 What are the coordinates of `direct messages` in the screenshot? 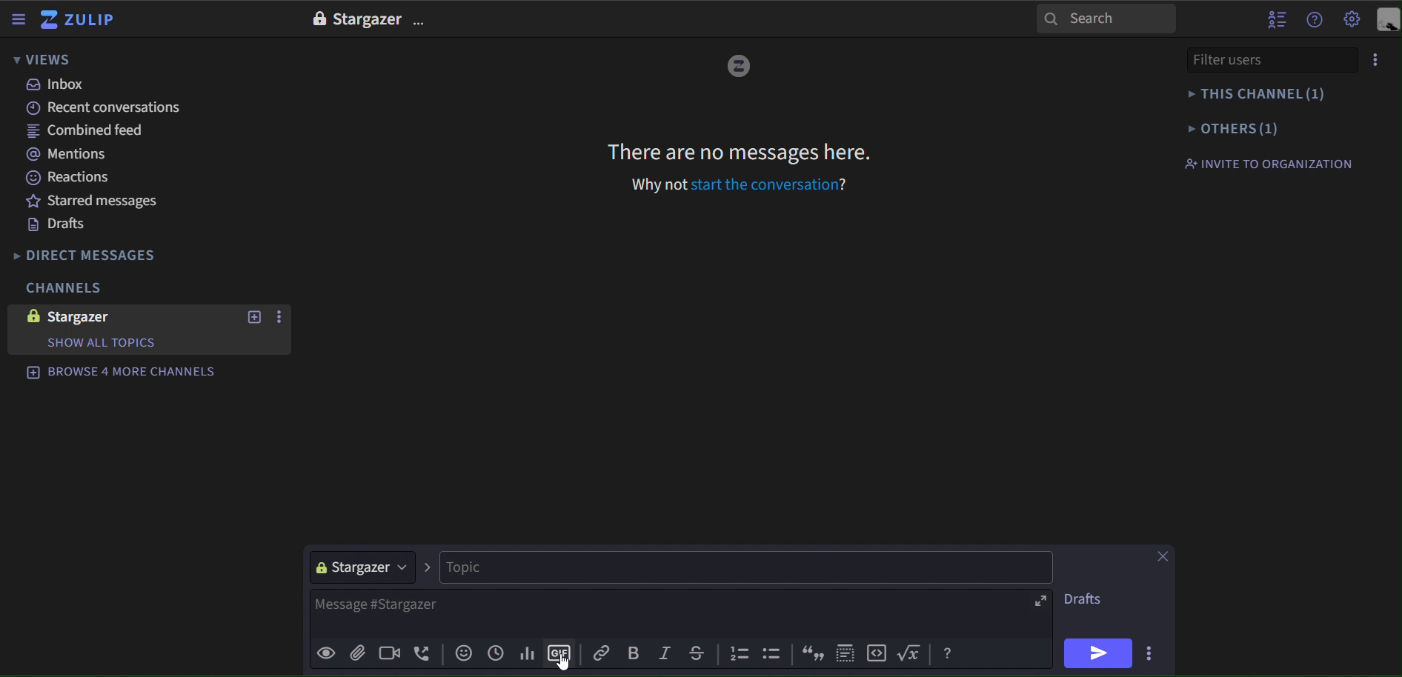 It's located at (98, 256).